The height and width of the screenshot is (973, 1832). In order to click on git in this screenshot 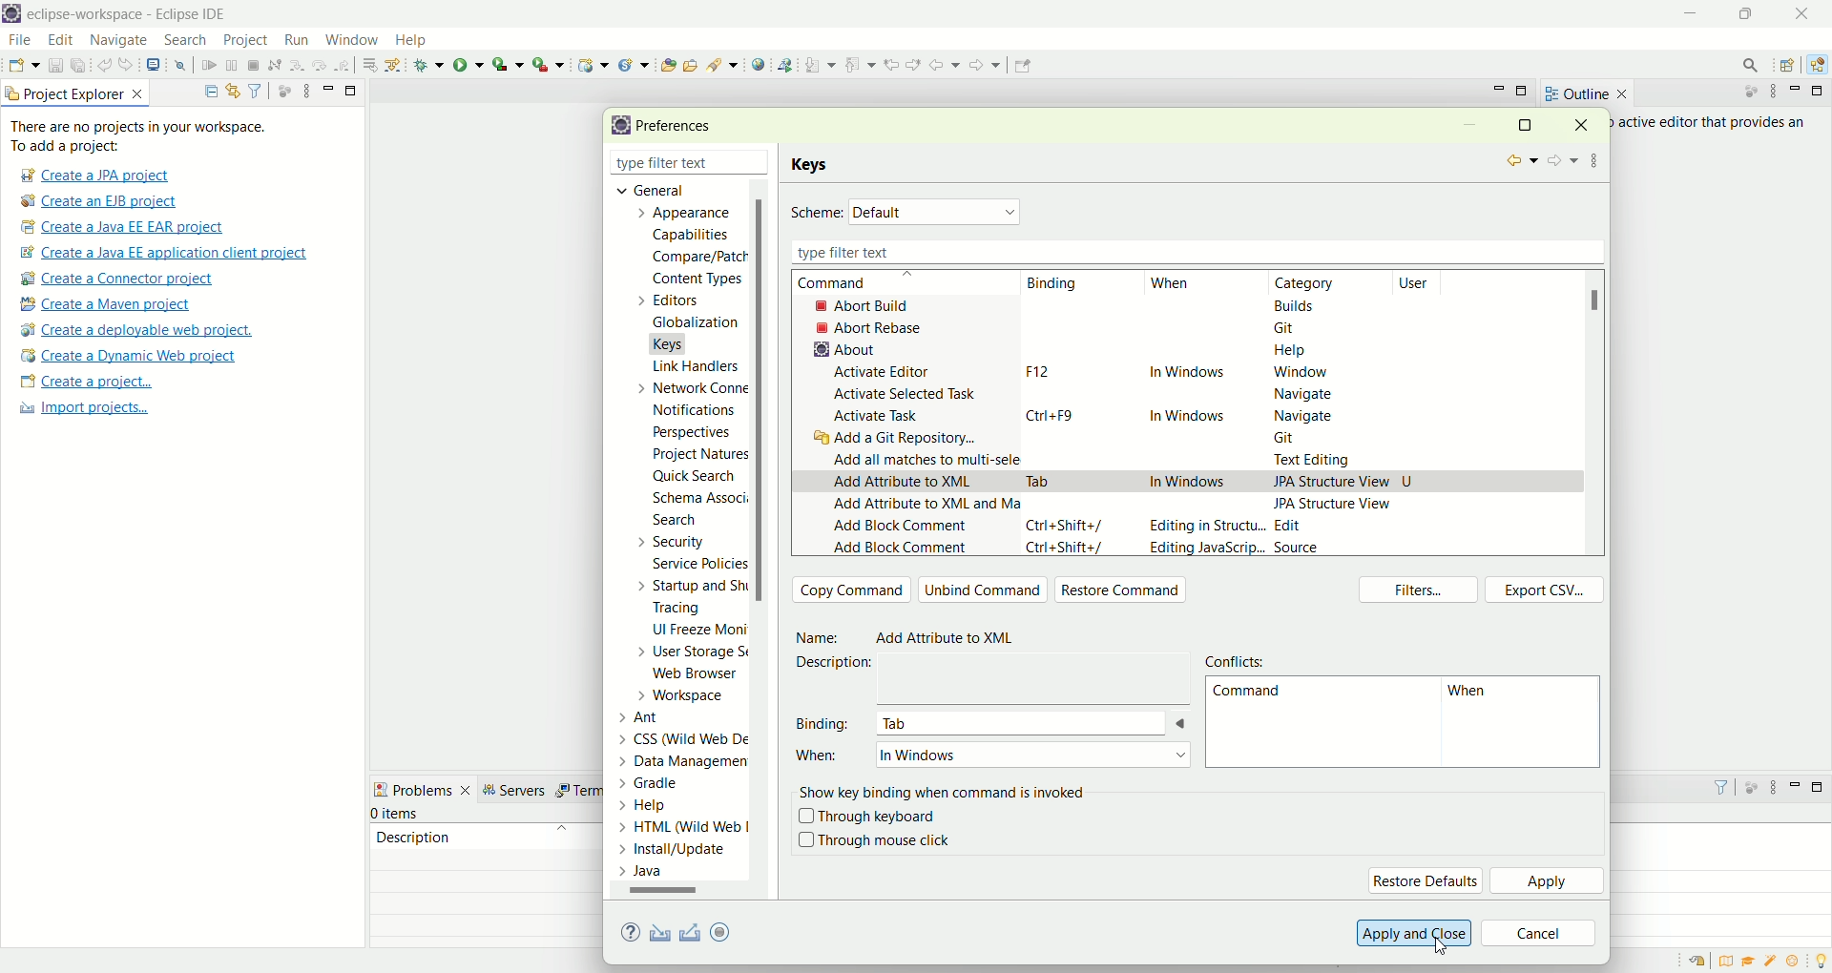, I will do `click(1290, 327)`.